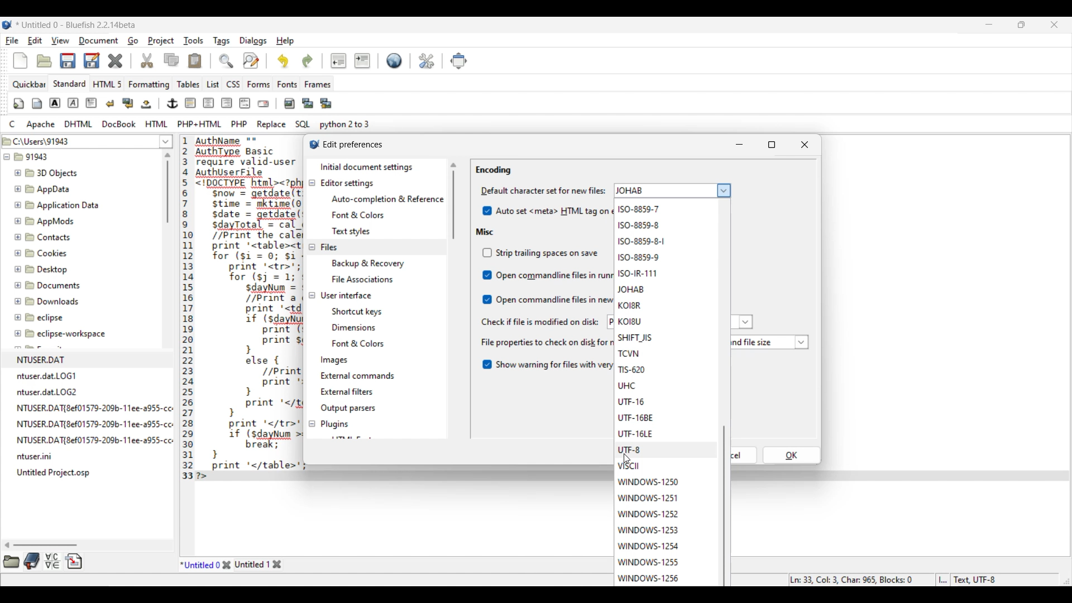 The width and height of the screenshot is (1072, 603). What do you see at coordinates (626, 463) in the screenshot?
I see `cursor` at bounding box center [626, 463].